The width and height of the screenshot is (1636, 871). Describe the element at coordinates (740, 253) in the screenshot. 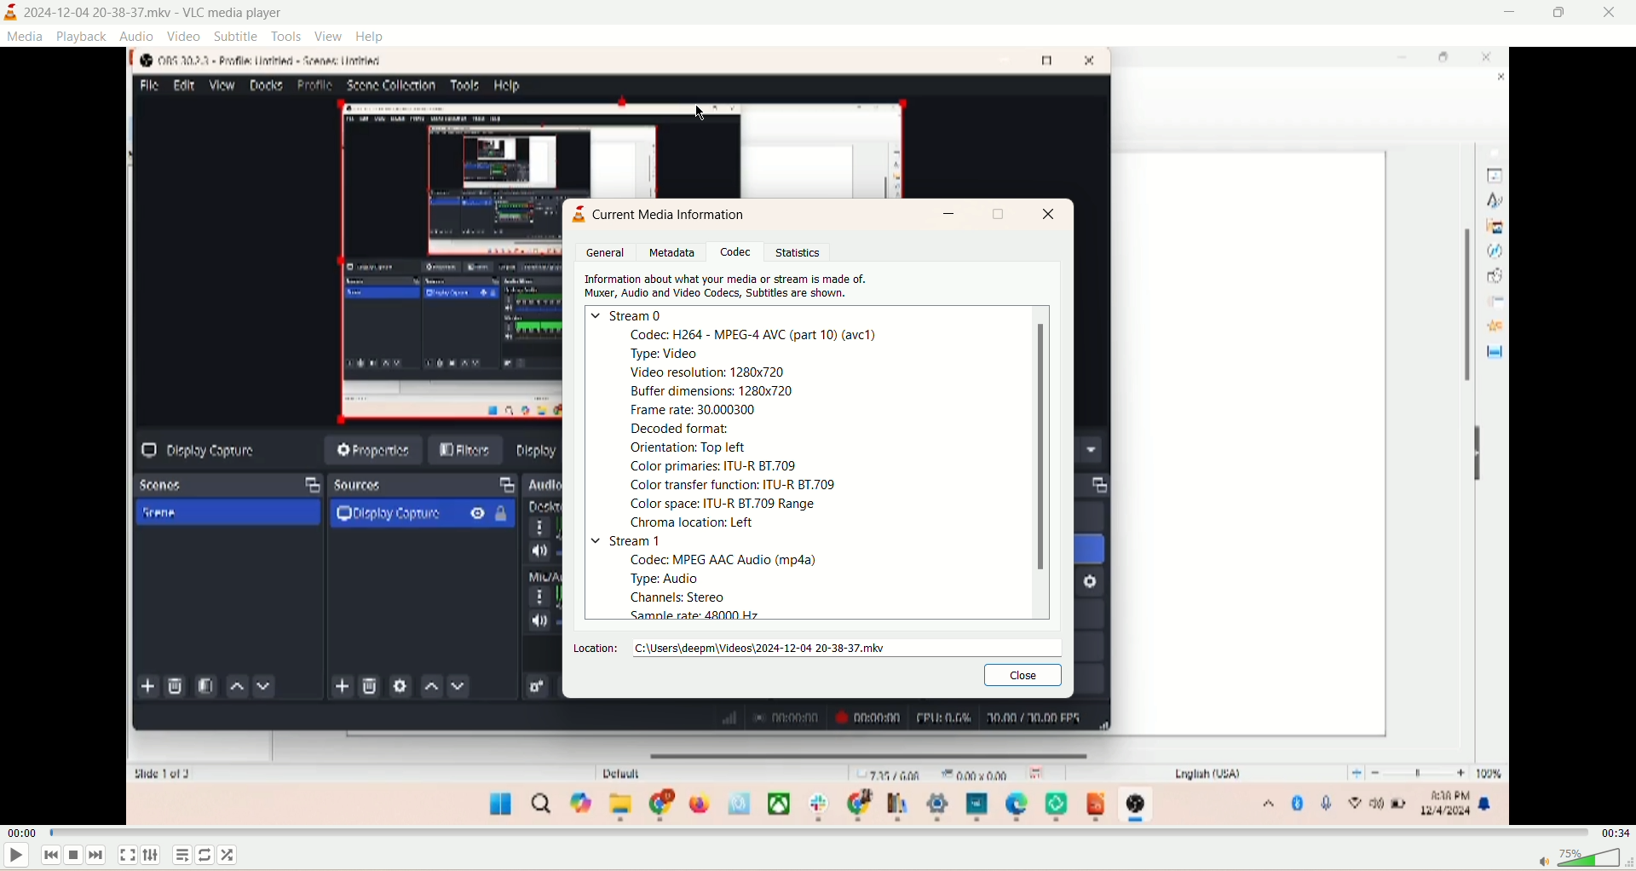

I see `codec` at that location.